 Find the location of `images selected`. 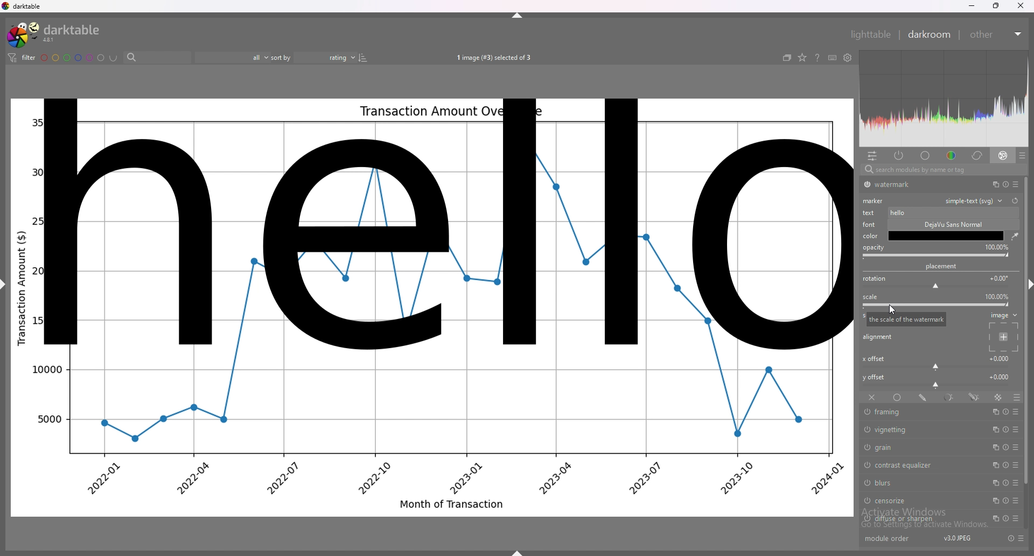

images selected is located at coordinates (492, 58).